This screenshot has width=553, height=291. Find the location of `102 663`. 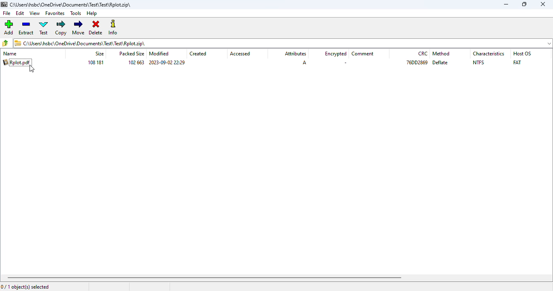

102 663 is located at coordinates (135, 62).